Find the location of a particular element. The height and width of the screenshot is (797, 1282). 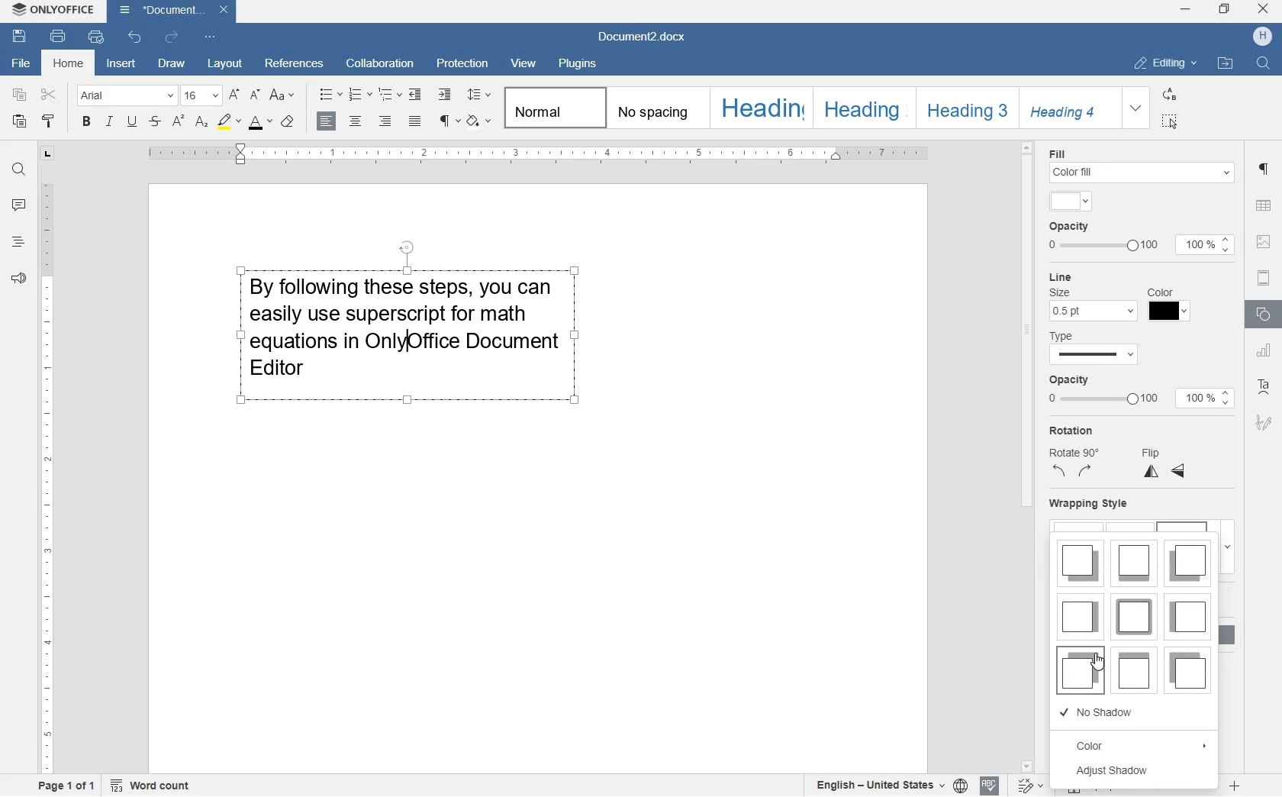

decrease indent is located at coordinates (416, 95).